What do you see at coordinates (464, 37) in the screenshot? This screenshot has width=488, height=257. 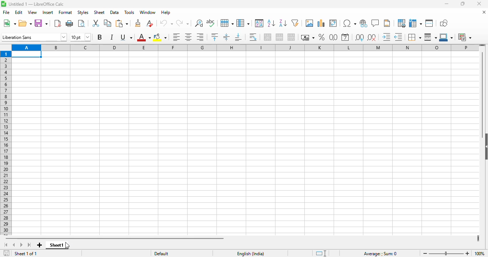 I see `conditional` at bounding box center [464, 37].